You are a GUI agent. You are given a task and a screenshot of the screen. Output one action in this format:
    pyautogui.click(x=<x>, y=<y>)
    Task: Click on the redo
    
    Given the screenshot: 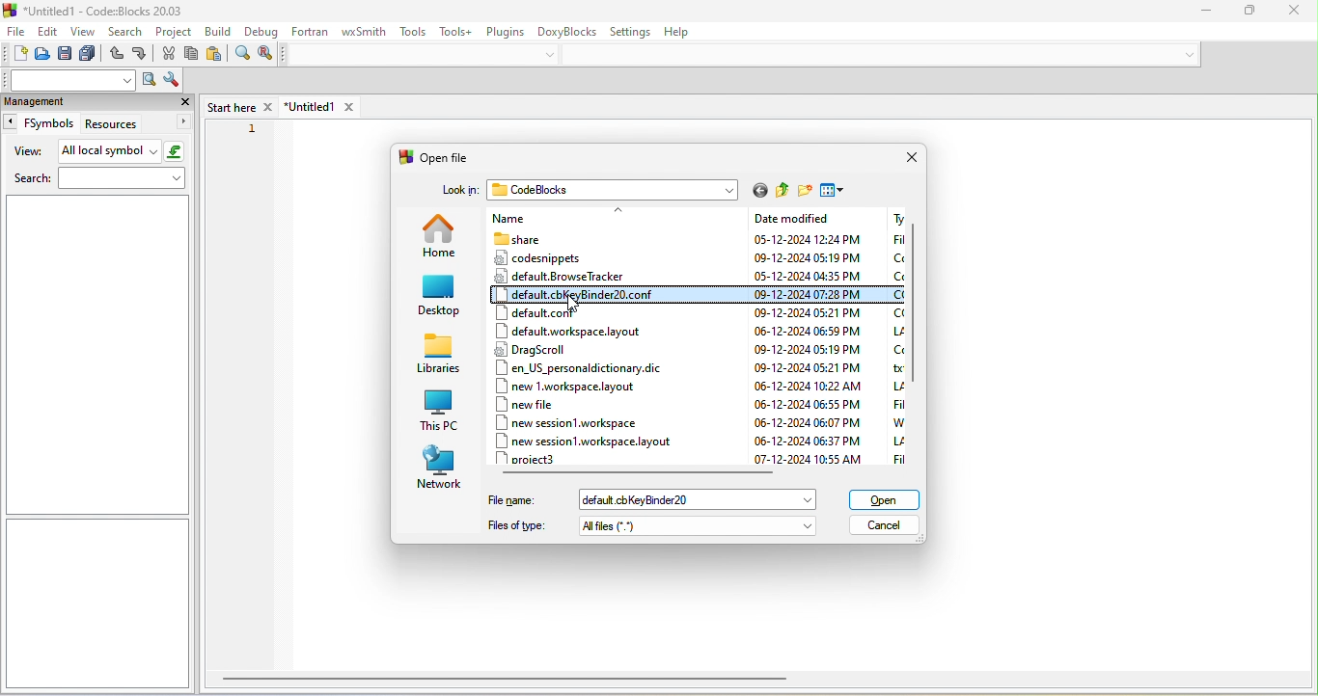 What is the action you would take?
    pyautogui.click(x=143, y=55)
    